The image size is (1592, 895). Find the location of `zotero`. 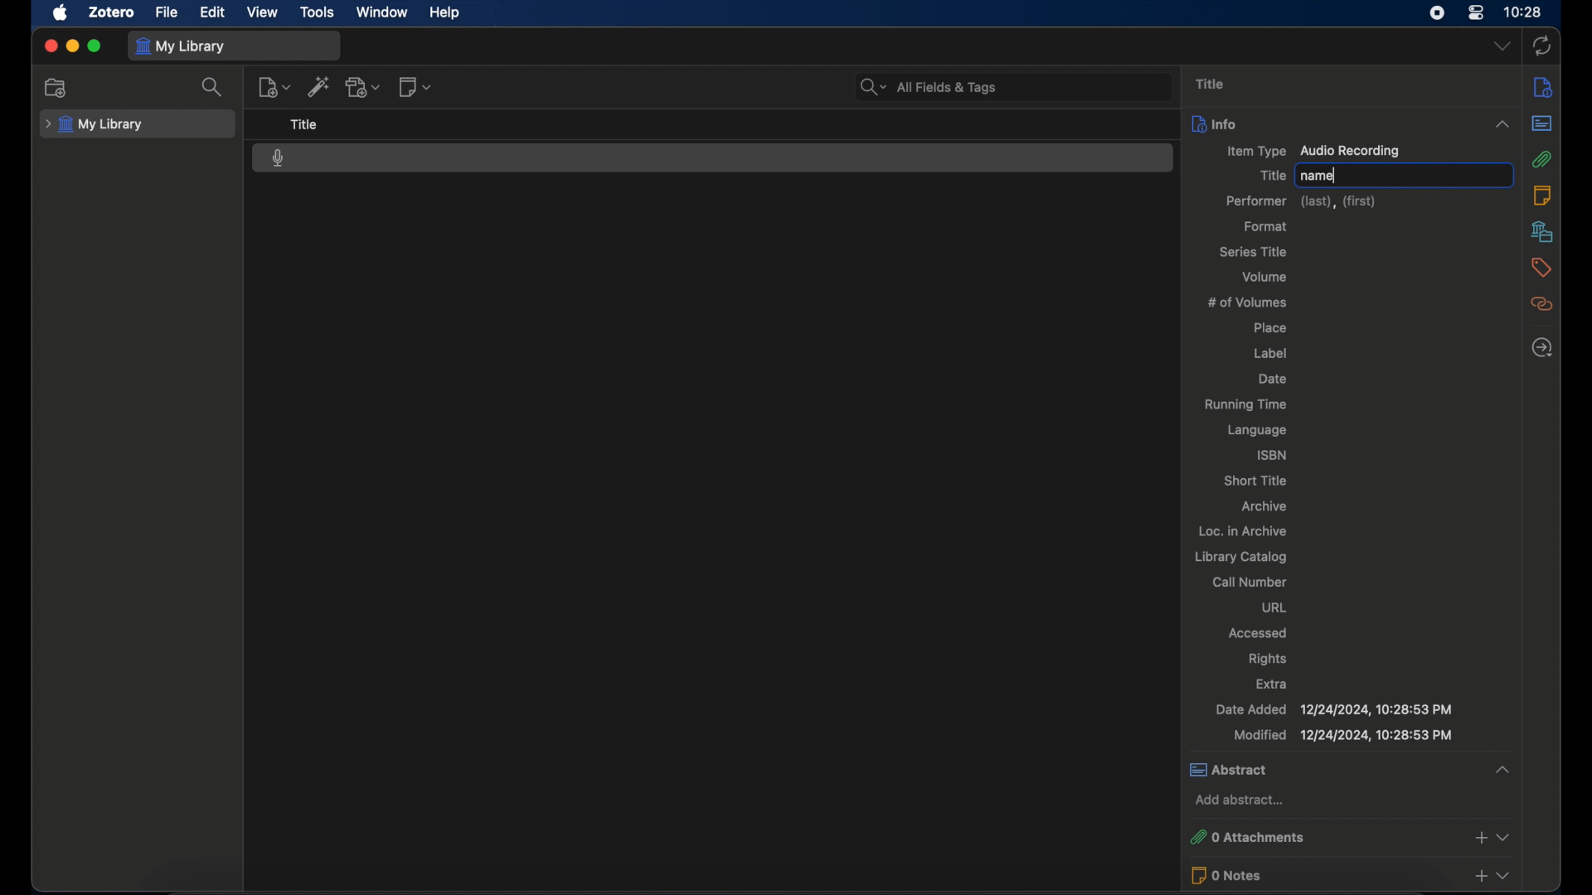

zotero is located at coordinates (111, 12).